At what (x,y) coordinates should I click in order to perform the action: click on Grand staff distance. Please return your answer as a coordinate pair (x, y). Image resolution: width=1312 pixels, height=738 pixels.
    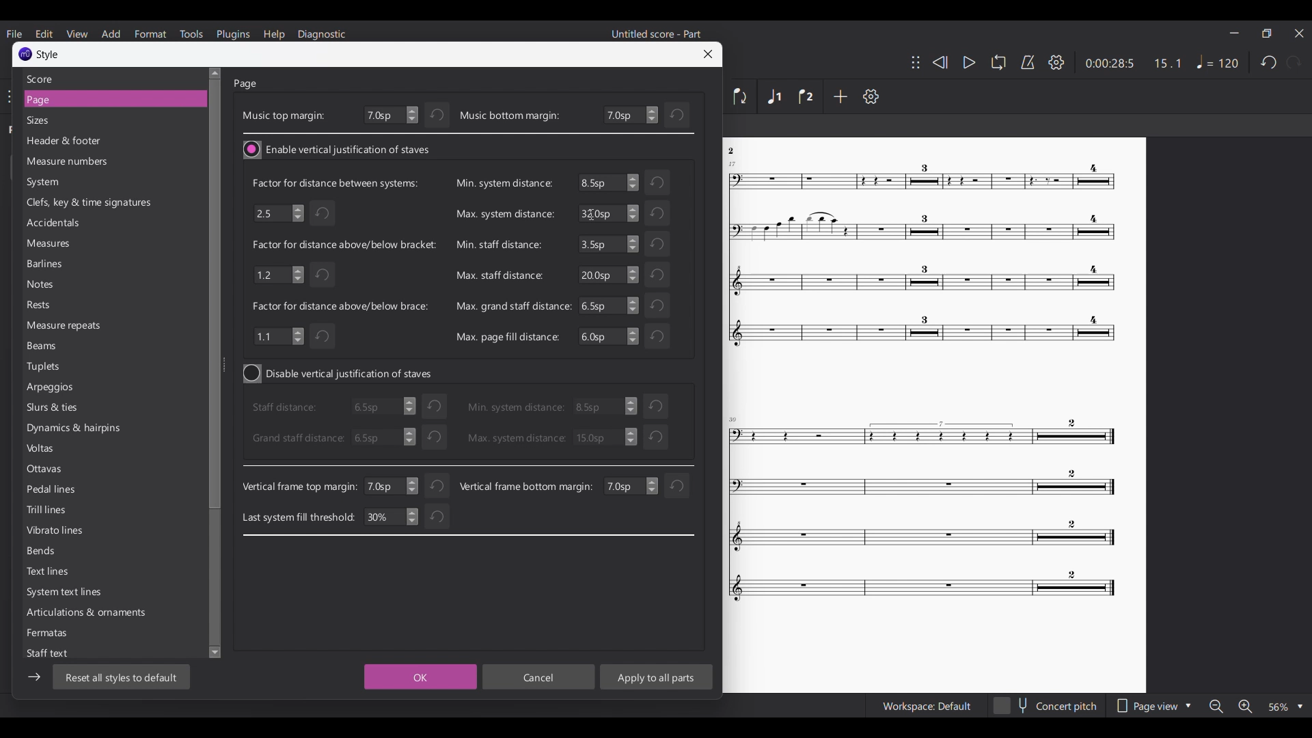
    Looking at the image, I should click on (297, 438).